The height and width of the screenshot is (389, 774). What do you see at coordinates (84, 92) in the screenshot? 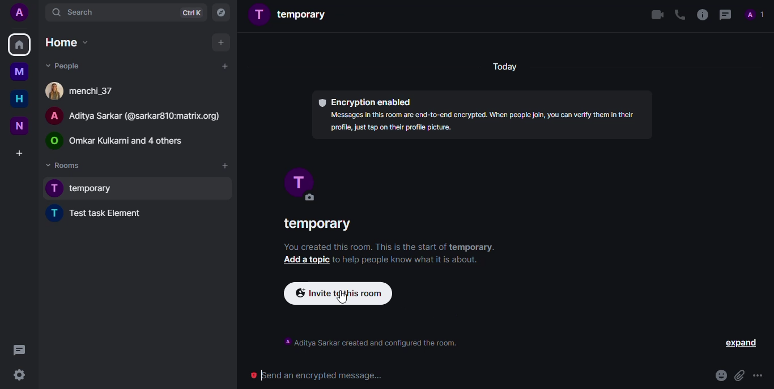
I see `(6) menchi_37` at bounding box center [84, 92].